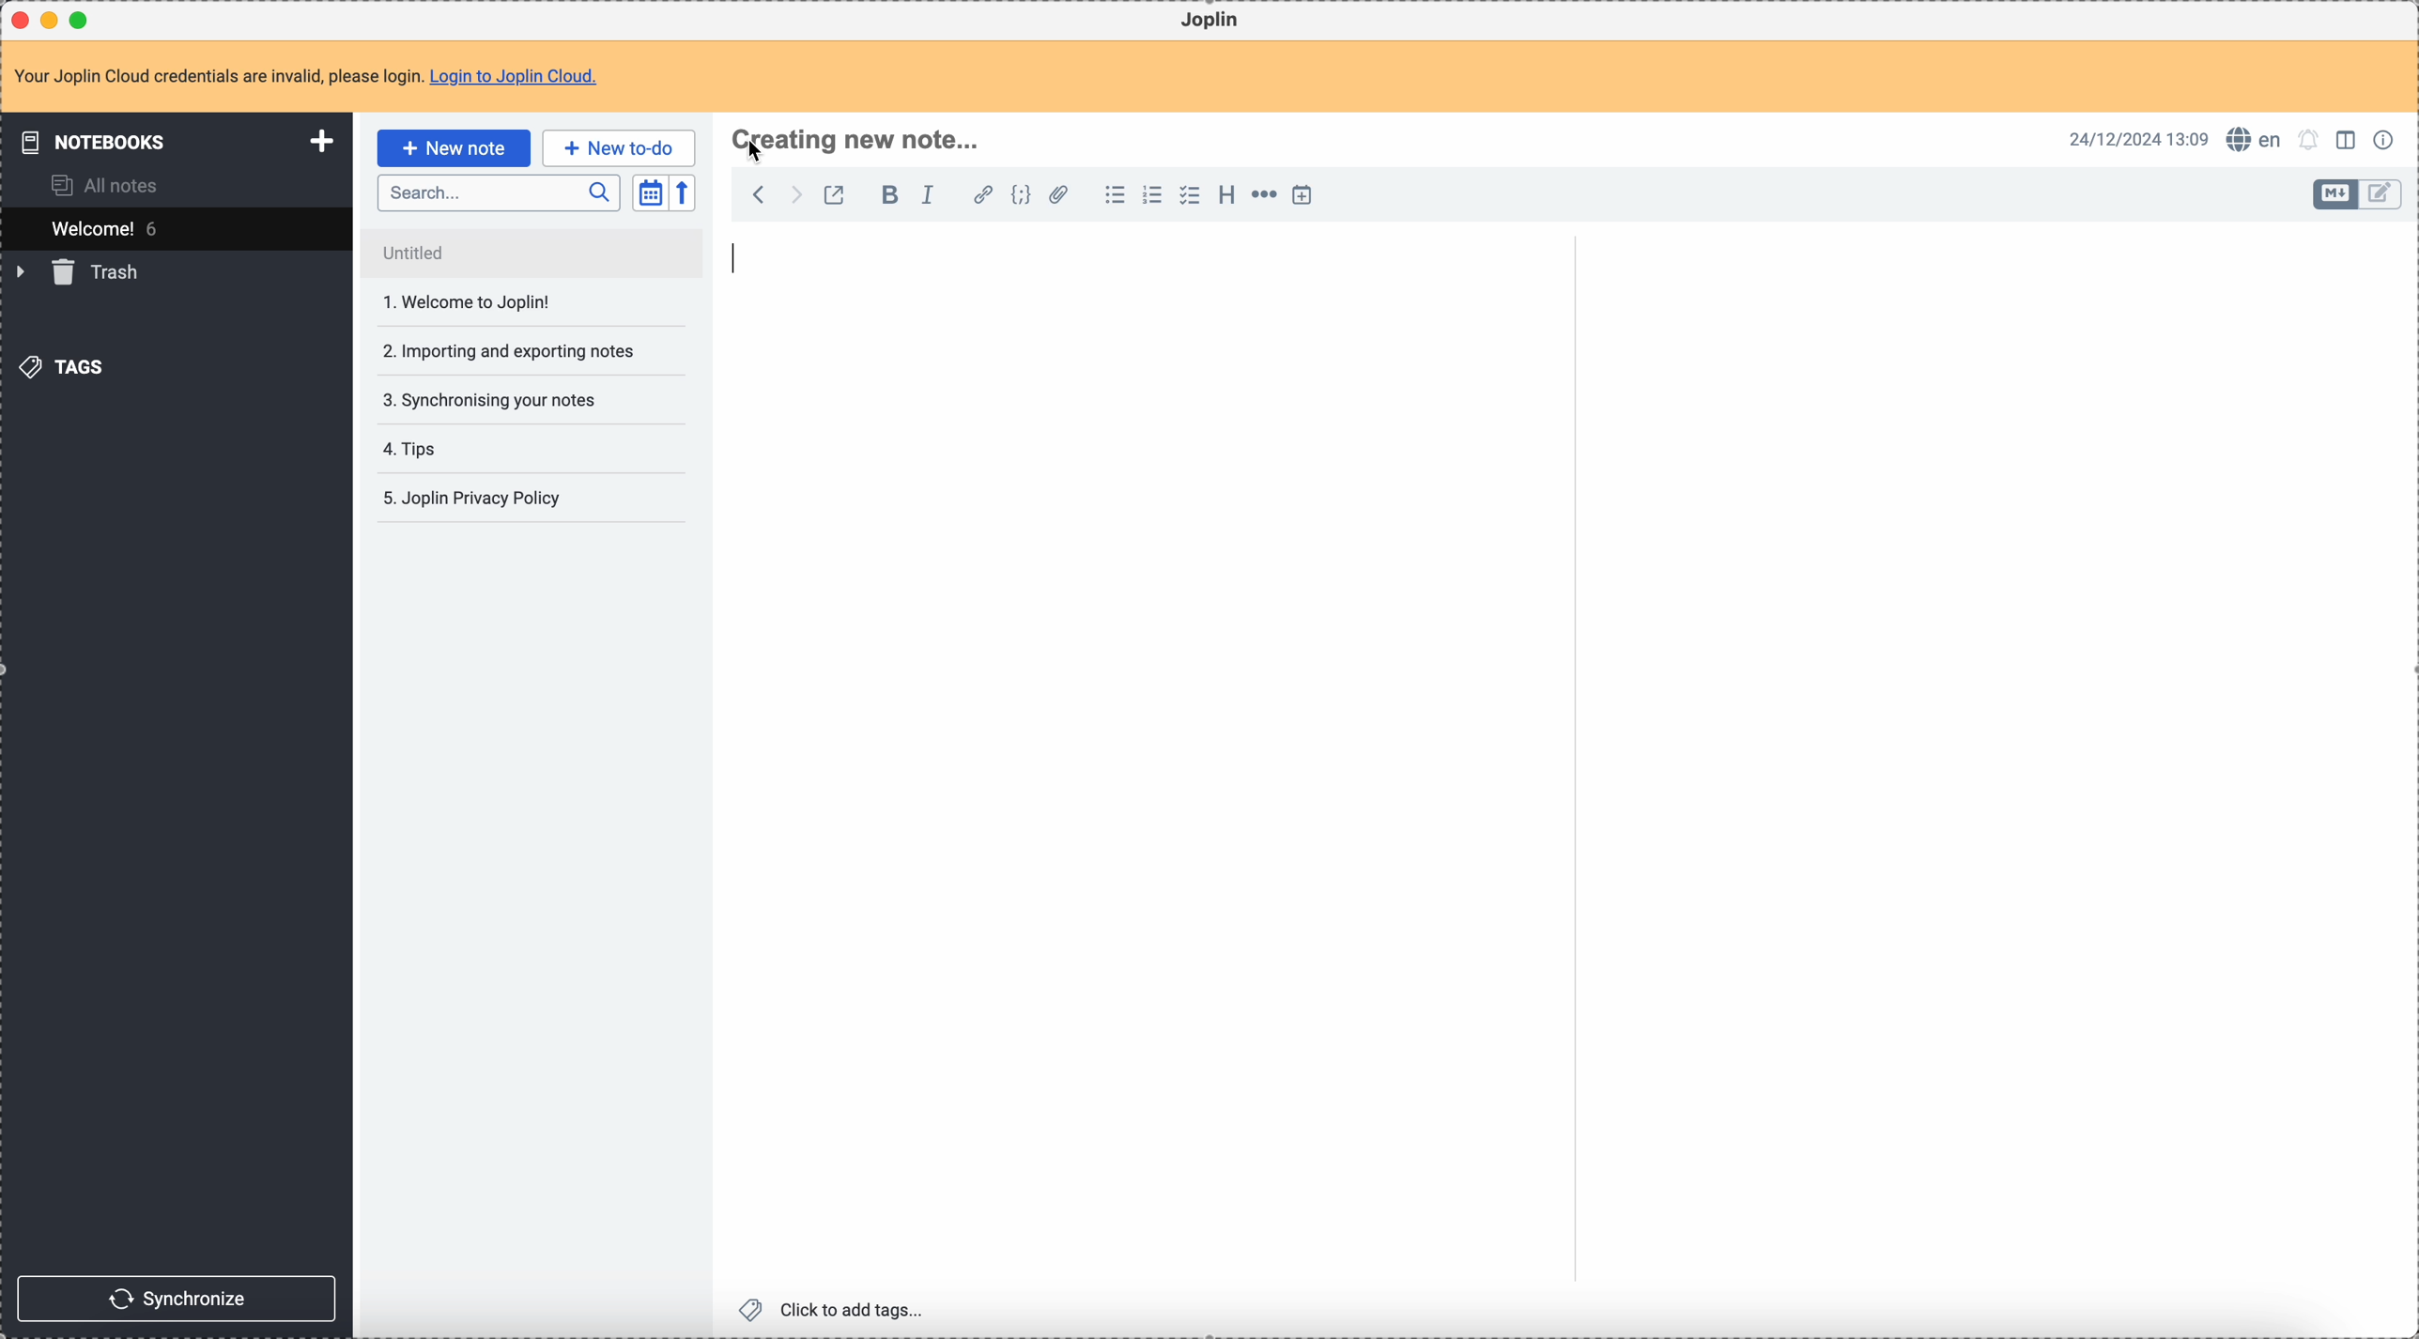  What do you see at coordinates (865, 140) in the screenshot?
I see `title` at bounding box center [865, 140].